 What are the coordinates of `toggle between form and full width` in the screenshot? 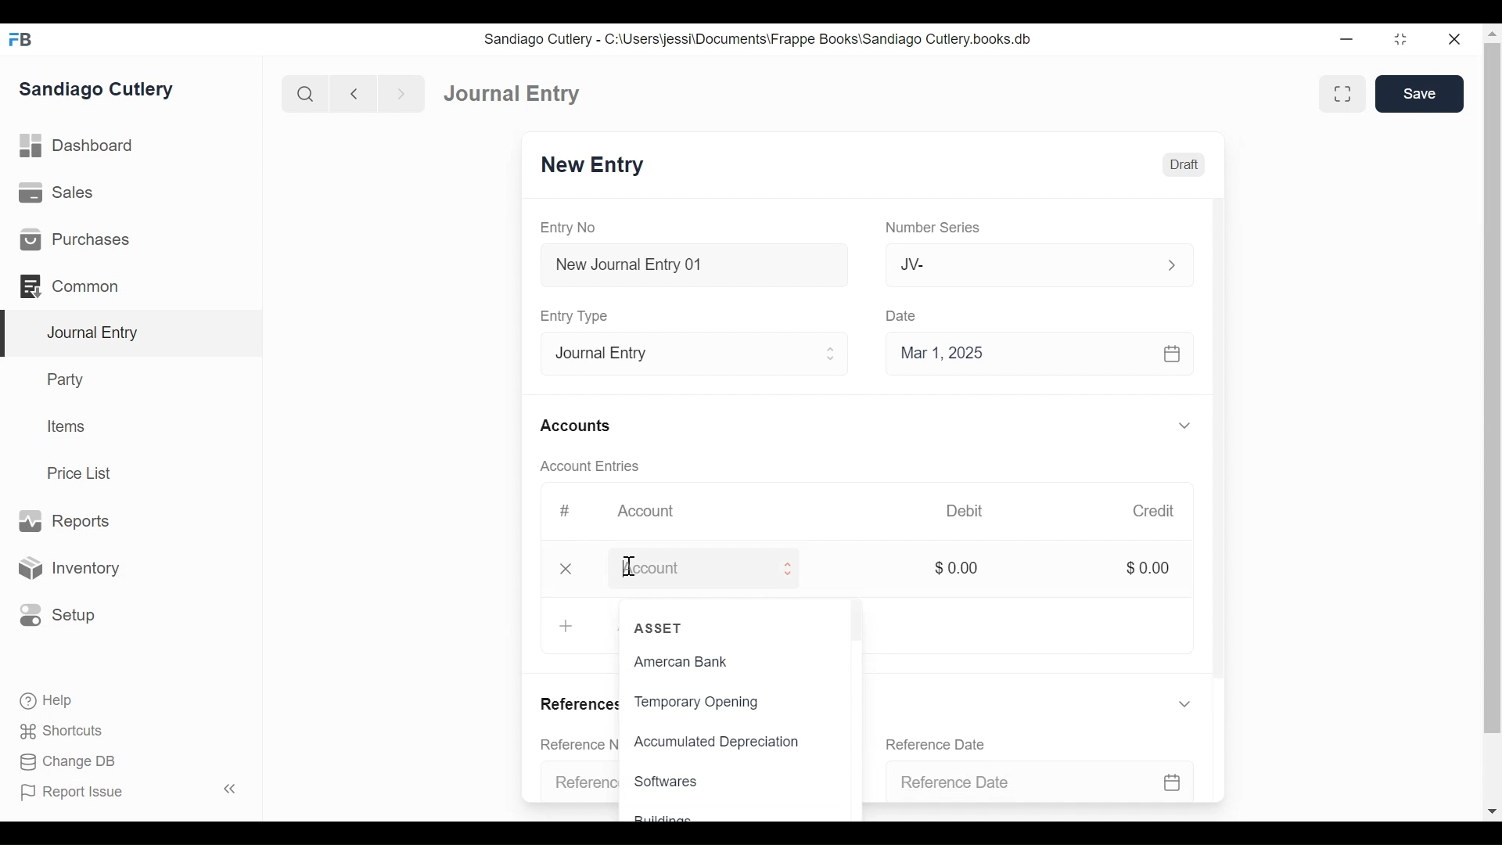 It's located at (1342, 92).